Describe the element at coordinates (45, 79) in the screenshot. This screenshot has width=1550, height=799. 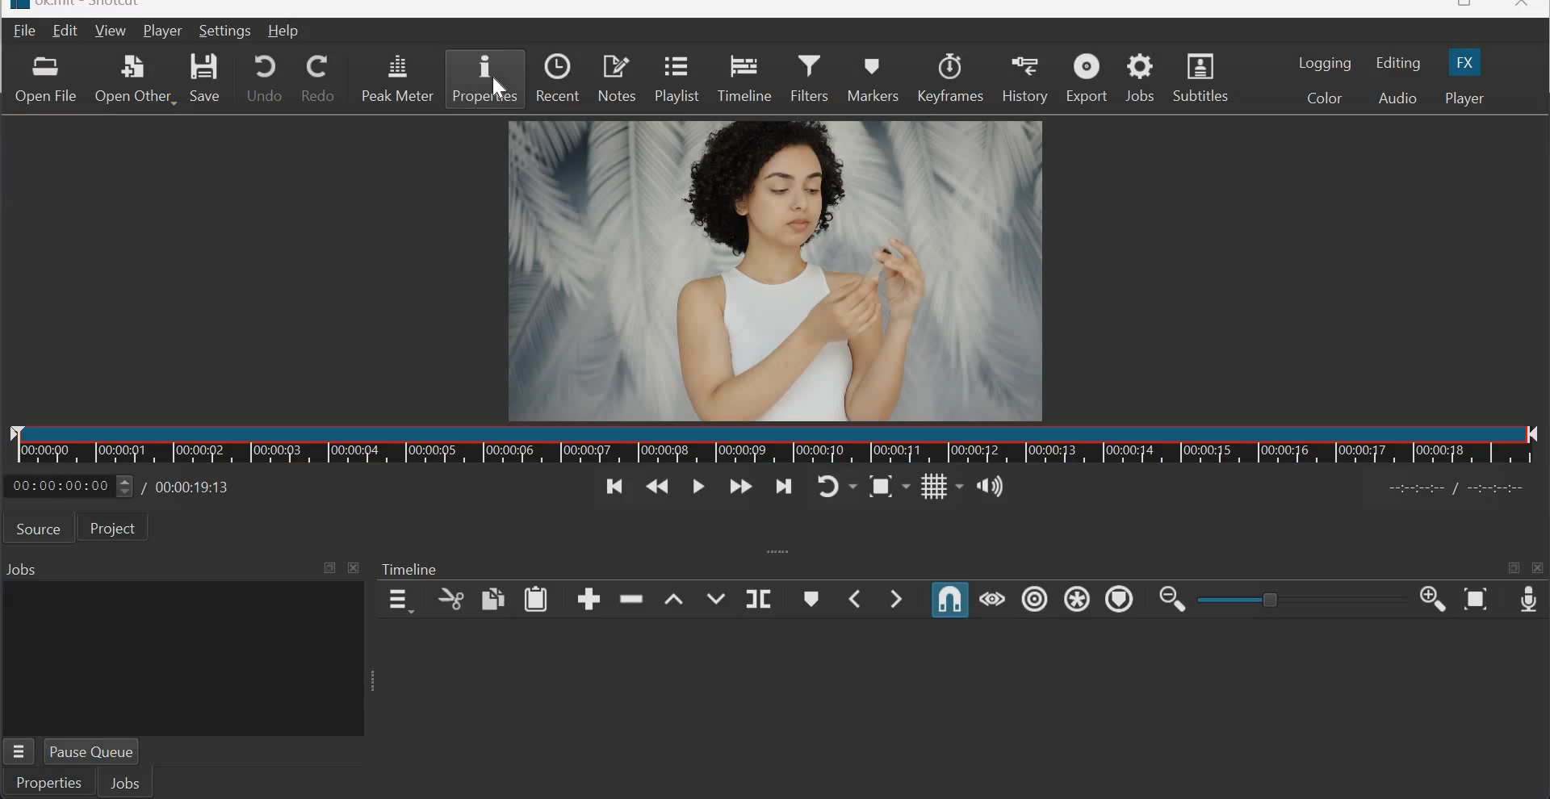
I see `Open file` at that location.